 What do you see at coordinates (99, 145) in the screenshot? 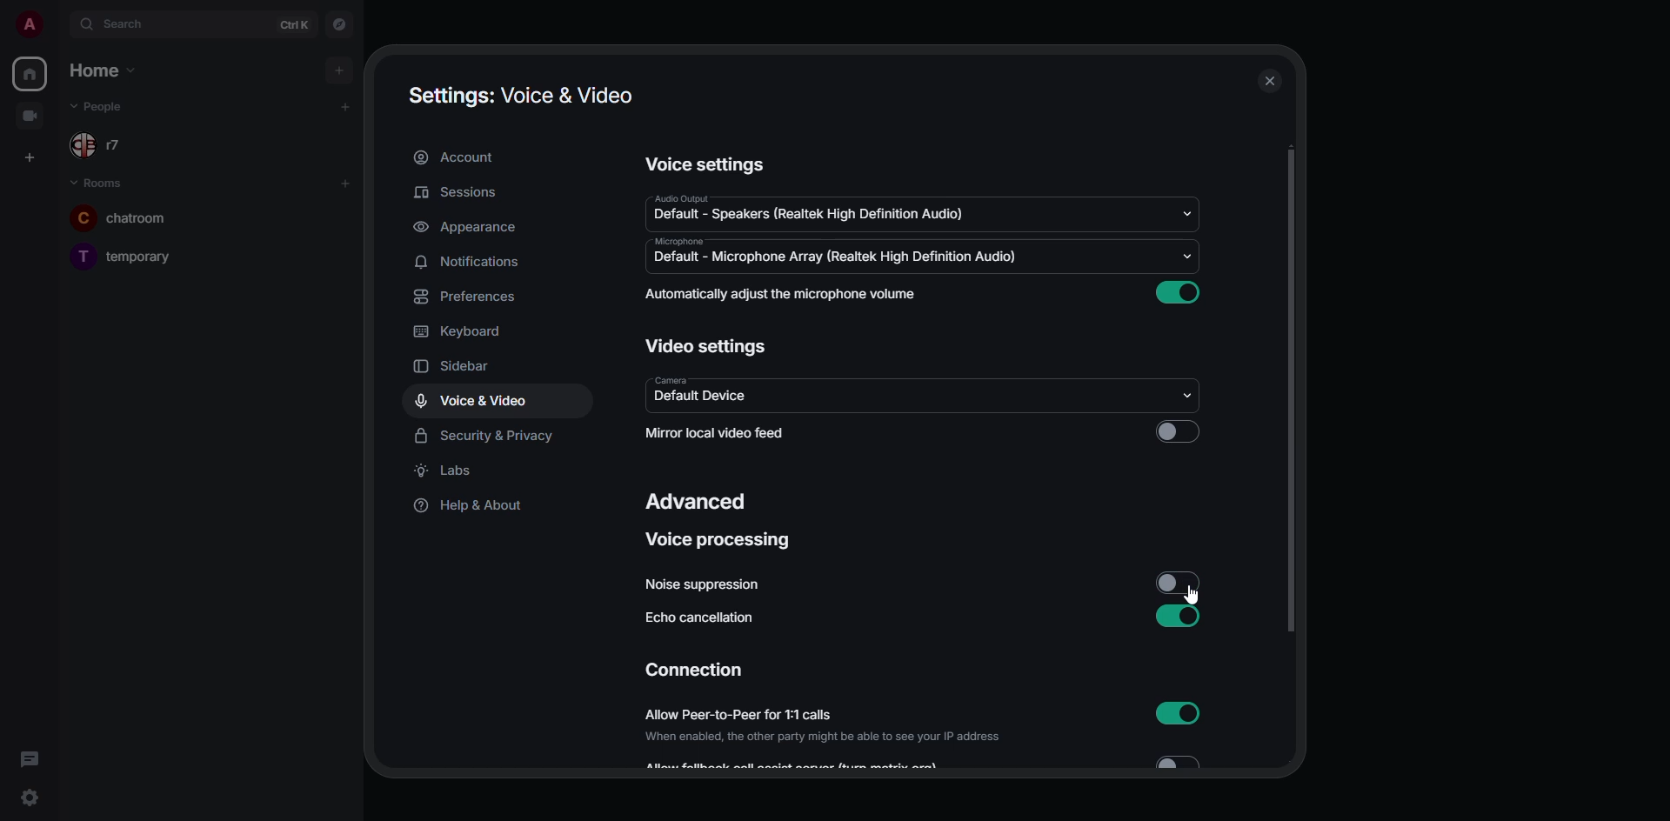
I see `r7` at bounding box center [99, 145].